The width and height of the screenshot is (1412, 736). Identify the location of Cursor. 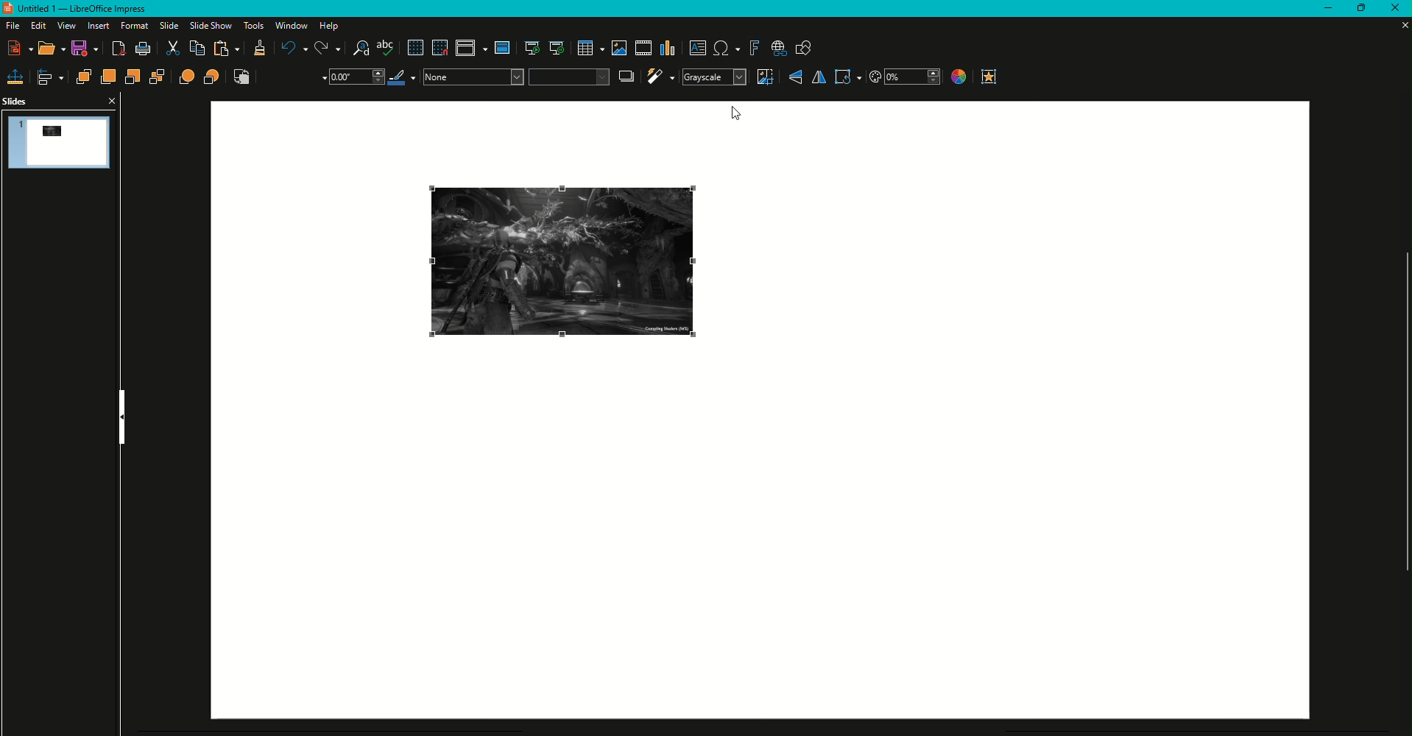
(735, 115).